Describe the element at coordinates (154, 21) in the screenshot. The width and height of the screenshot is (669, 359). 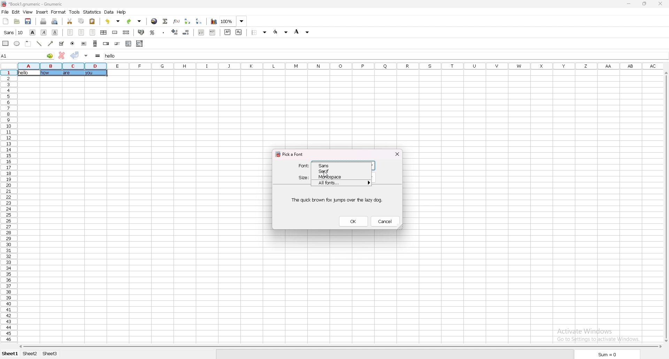
I see `hyperlink` at that location.